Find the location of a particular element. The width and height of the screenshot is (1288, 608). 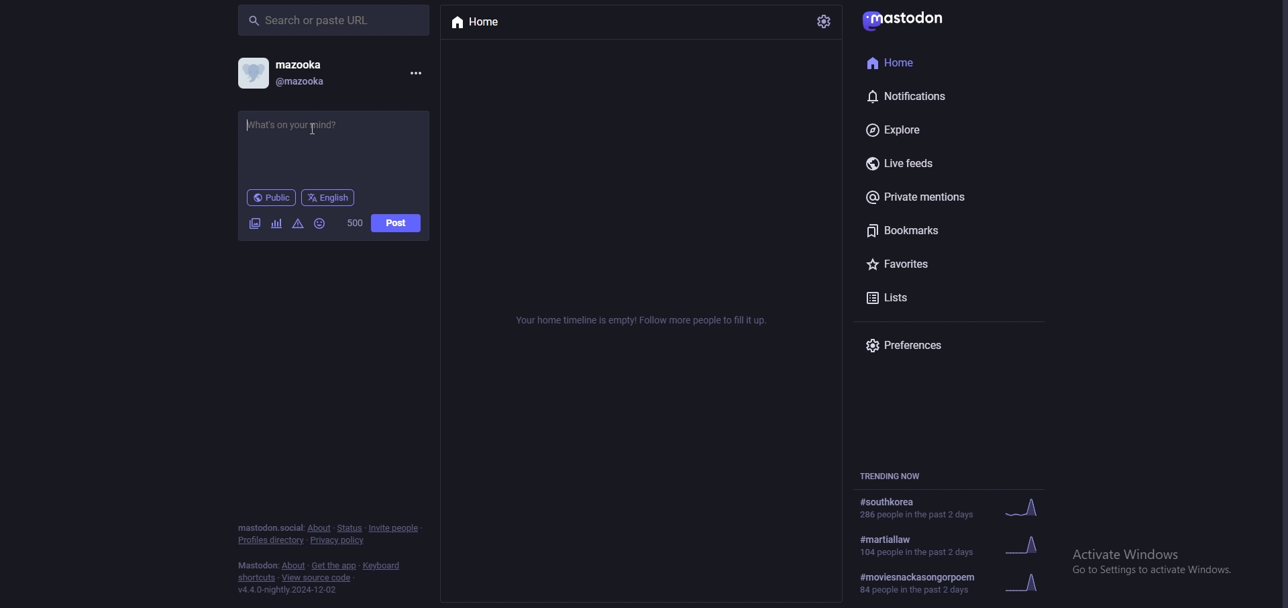

post is located at coordinates (396, 223).